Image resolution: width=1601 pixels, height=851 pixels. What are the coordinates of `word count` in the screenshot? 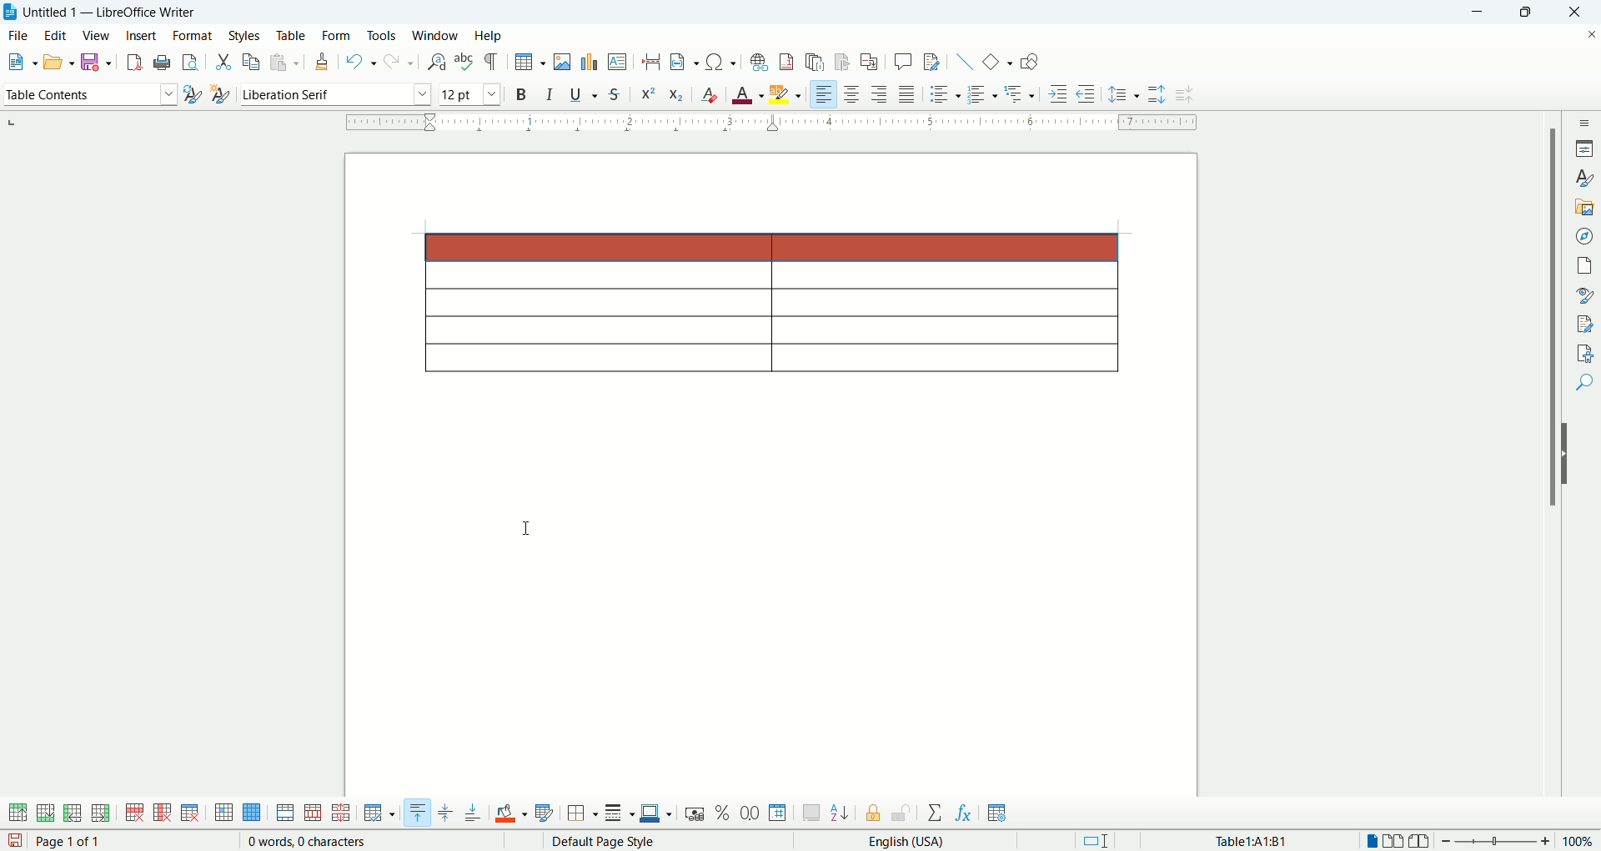 It's located at (309, 842).